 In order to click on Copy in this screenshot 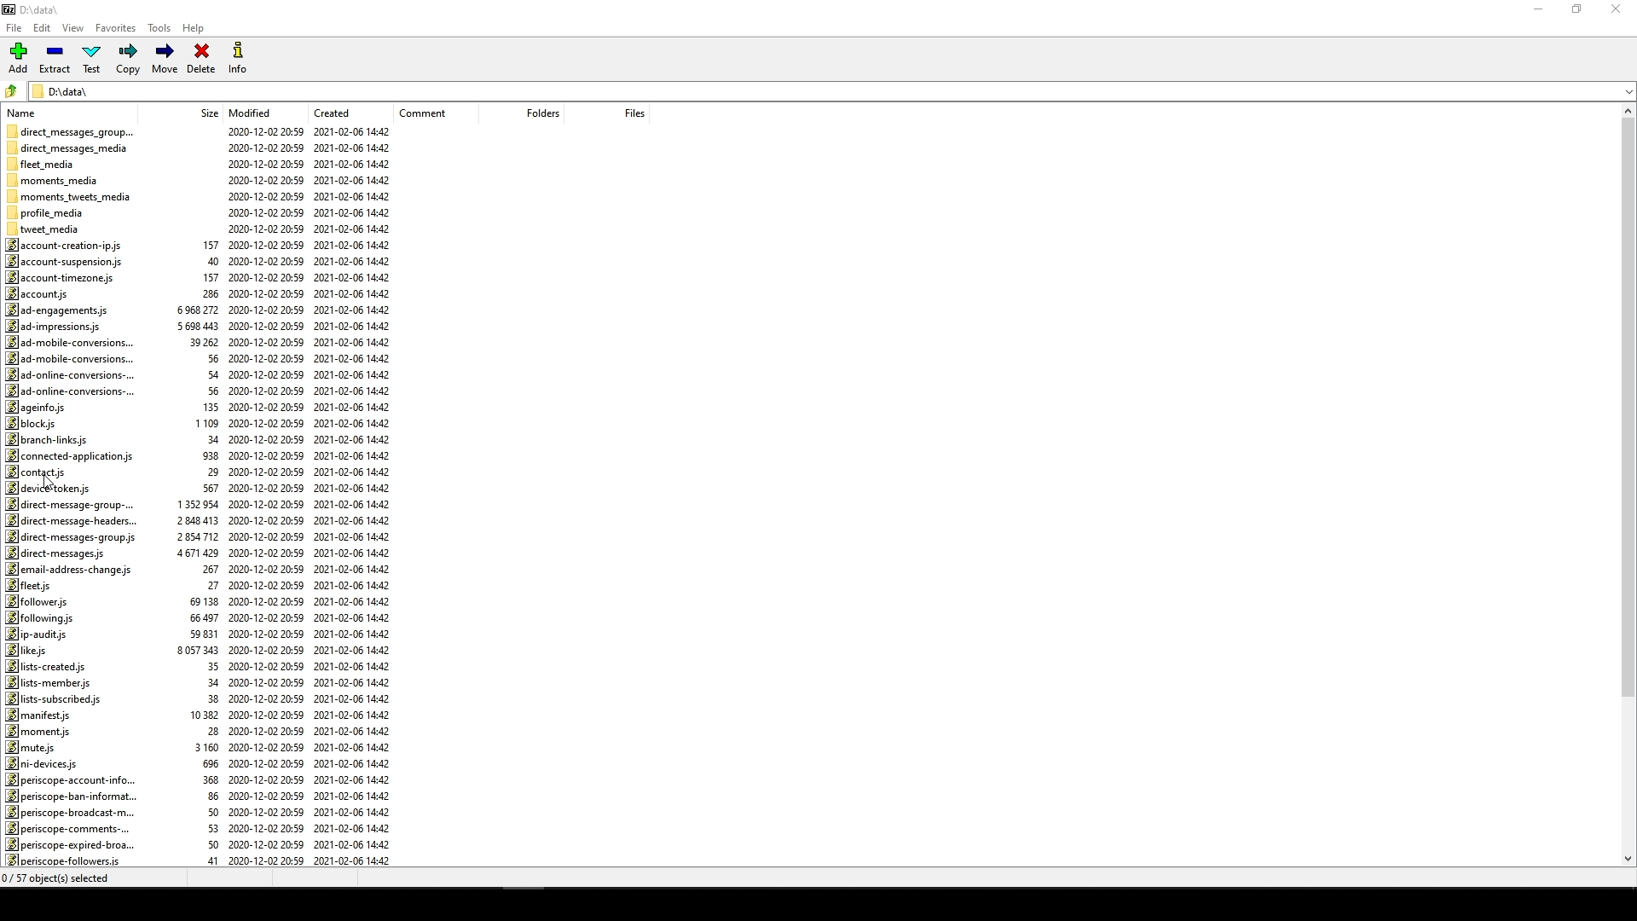, I will do `click(129, 59)`.